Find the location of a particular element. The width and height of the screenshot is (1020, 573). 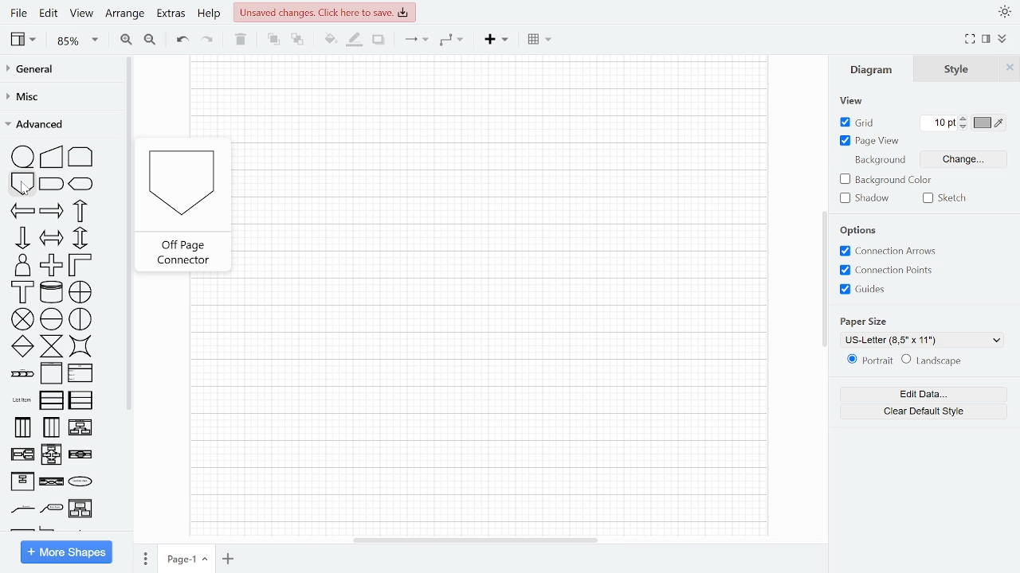

Undo is located at coordinates (181, 41).